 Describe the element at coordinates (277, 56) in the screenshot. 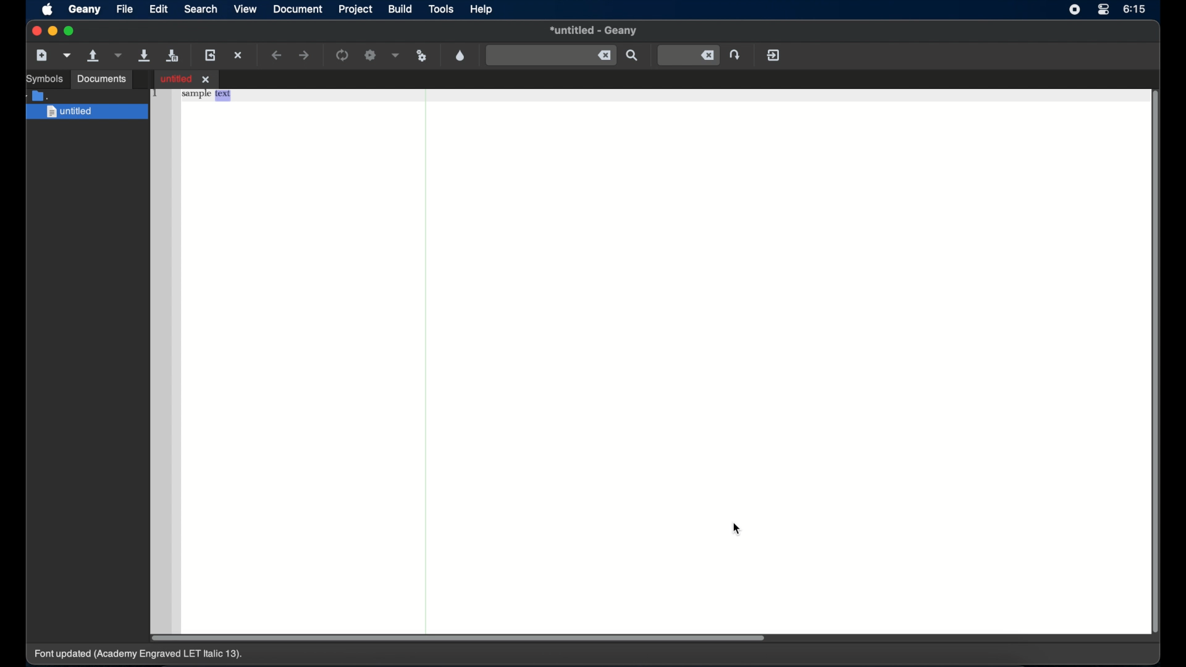

I see `navigate backward a location` at that location.